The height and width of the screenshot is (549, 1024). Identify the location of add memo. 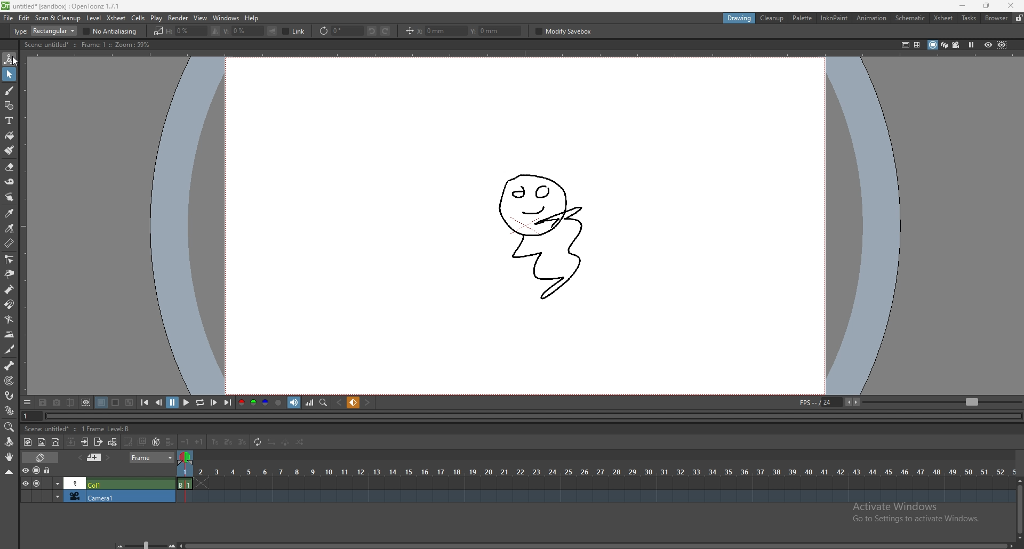
(94, 457).